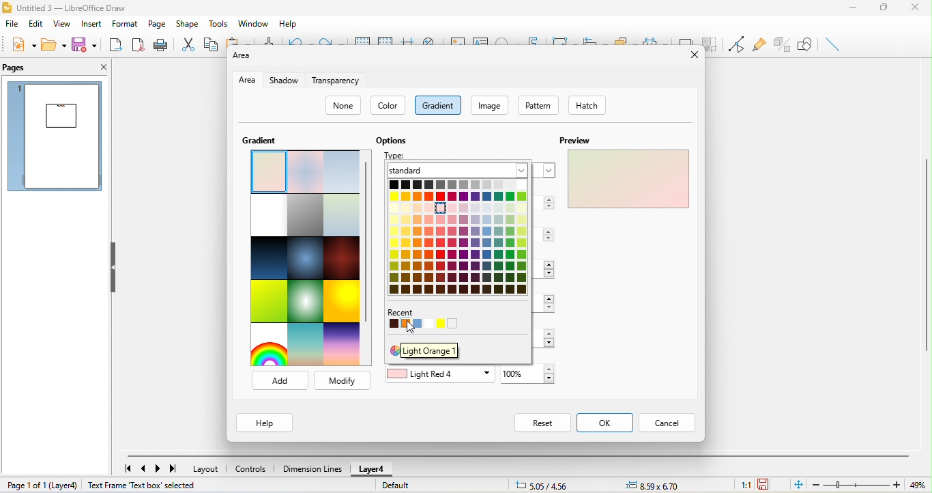  Describe the element at coordinates (413, 488) in the screenshot. I see `default` at that location.